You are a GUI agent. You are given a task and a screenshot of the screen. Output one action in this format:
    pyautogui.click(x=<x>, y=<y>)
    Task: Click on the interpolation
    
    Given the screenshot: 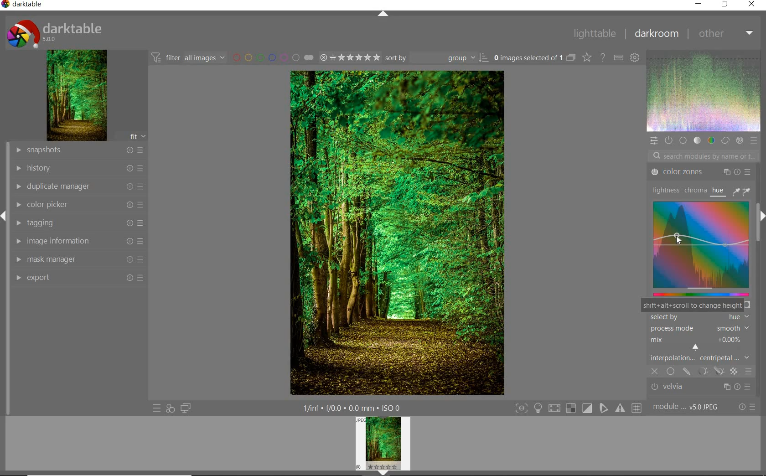 What is the action you would take?
    pyautogui.click(x=702, y=359)
    